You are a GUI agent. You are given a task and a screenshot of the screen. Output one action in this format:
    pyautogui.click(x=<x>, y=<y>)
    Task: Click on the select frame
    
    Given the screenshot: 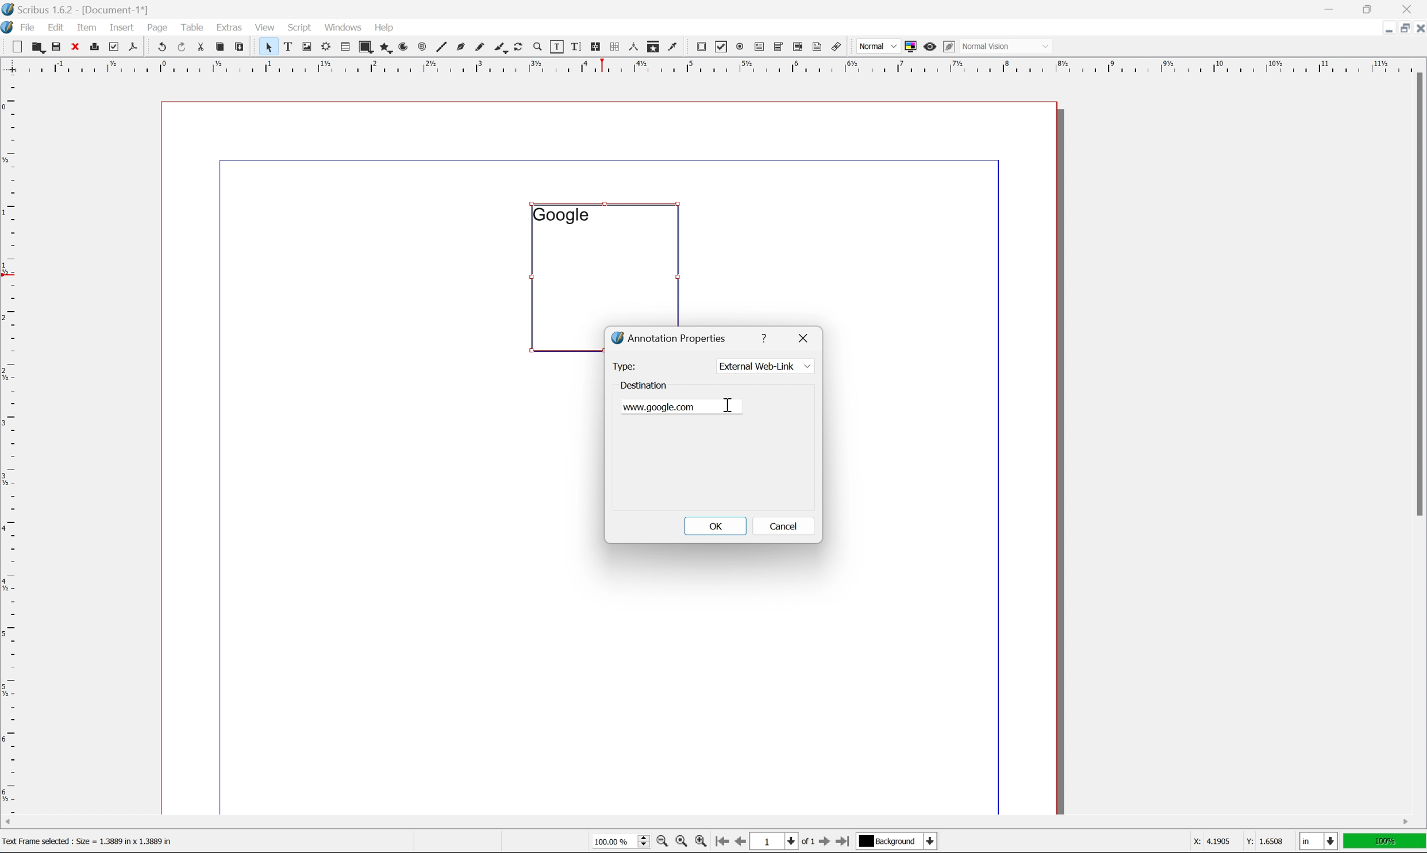 What is the action you would take?
    pyautogui.click(x=268, y=49)
    